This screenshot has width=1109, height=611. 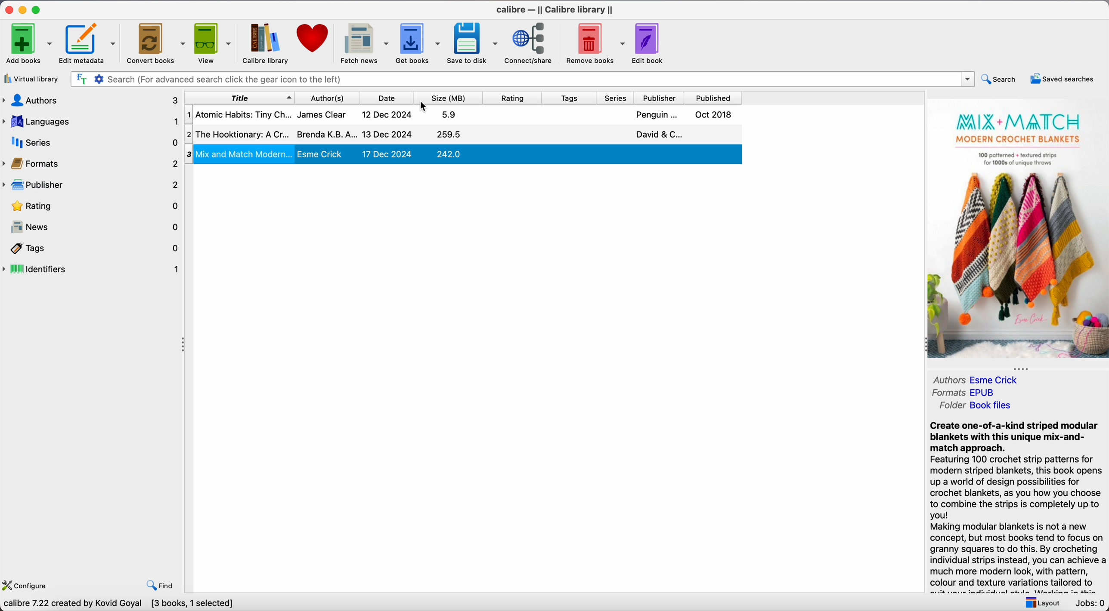 What do you see at coordinates (1089, 603) in the screenshot?
I see `Jobs: 0` at bounding box center [1089, 603].